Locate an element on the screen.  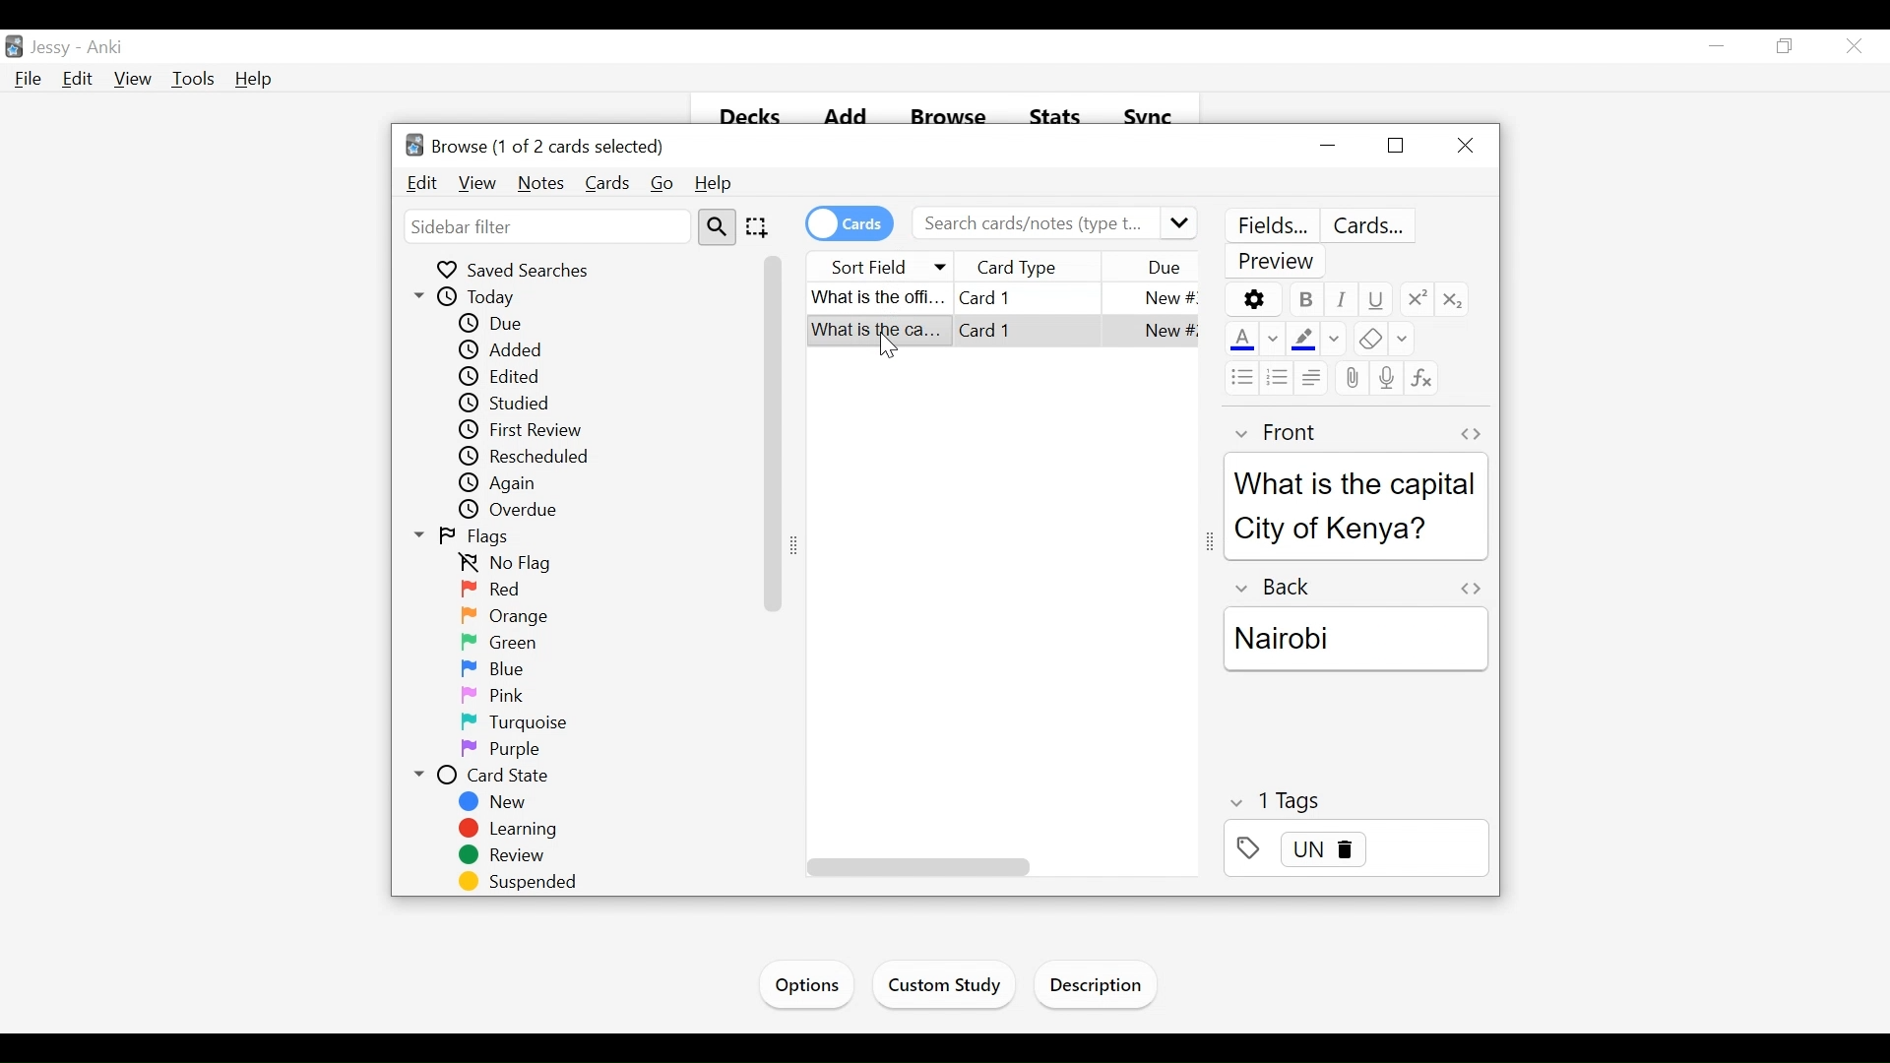
Change color is located at coordinates (1402, 341).